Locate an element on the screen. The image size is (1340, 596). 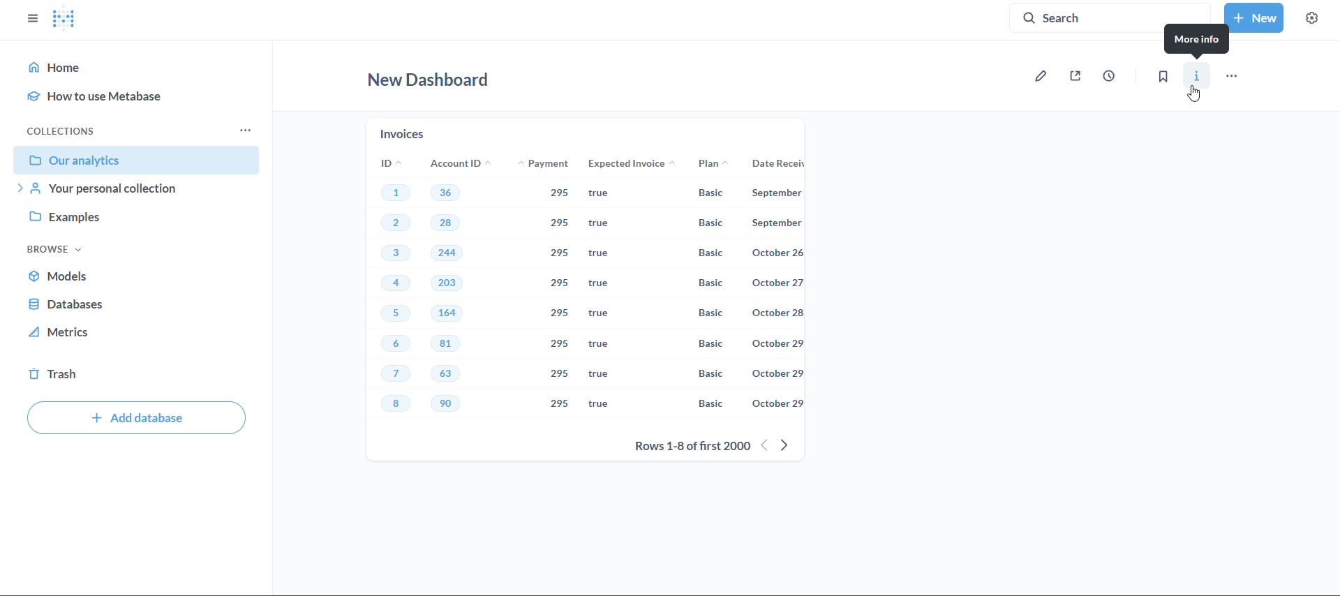
true is located at coordinates (605, 195).